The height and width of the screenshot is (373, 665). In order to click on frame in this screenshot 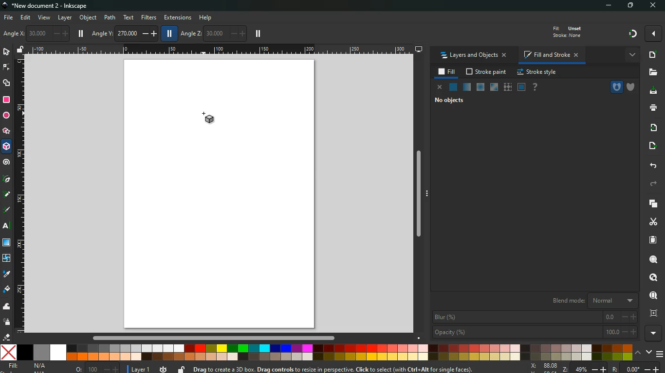, I will do `click(521, 87)`.